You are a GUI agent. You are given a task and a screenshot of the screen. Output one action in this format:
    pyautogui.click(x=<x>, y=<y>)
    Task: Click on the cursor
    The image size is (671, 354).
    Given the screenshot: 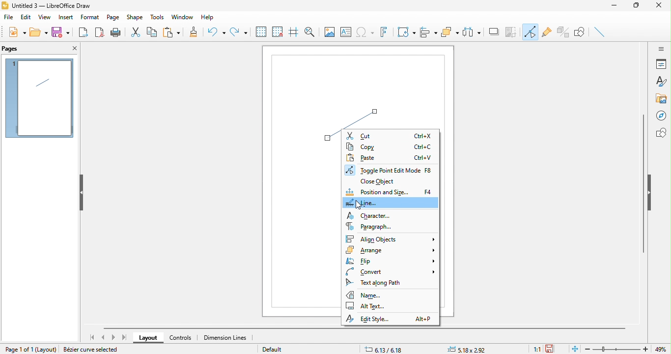 What is the action you would take?
    pyautogui.click(x=357, y=207)
    